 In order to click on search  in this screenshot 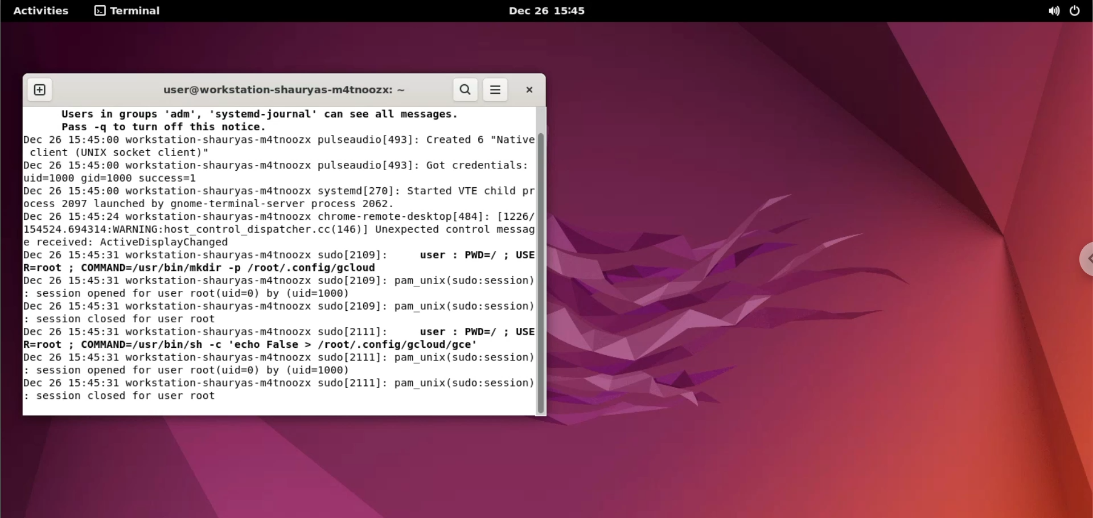, I will do `click(463, 91)`.